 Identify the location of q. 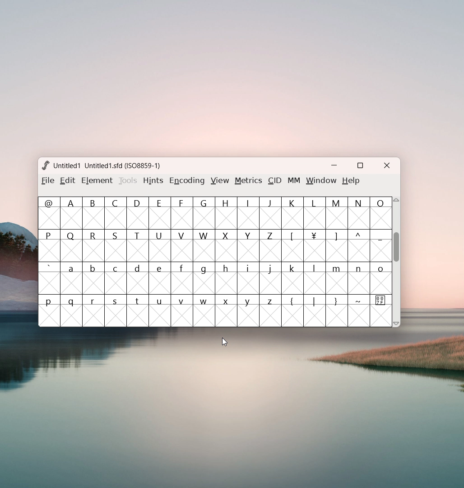
(72, 311).